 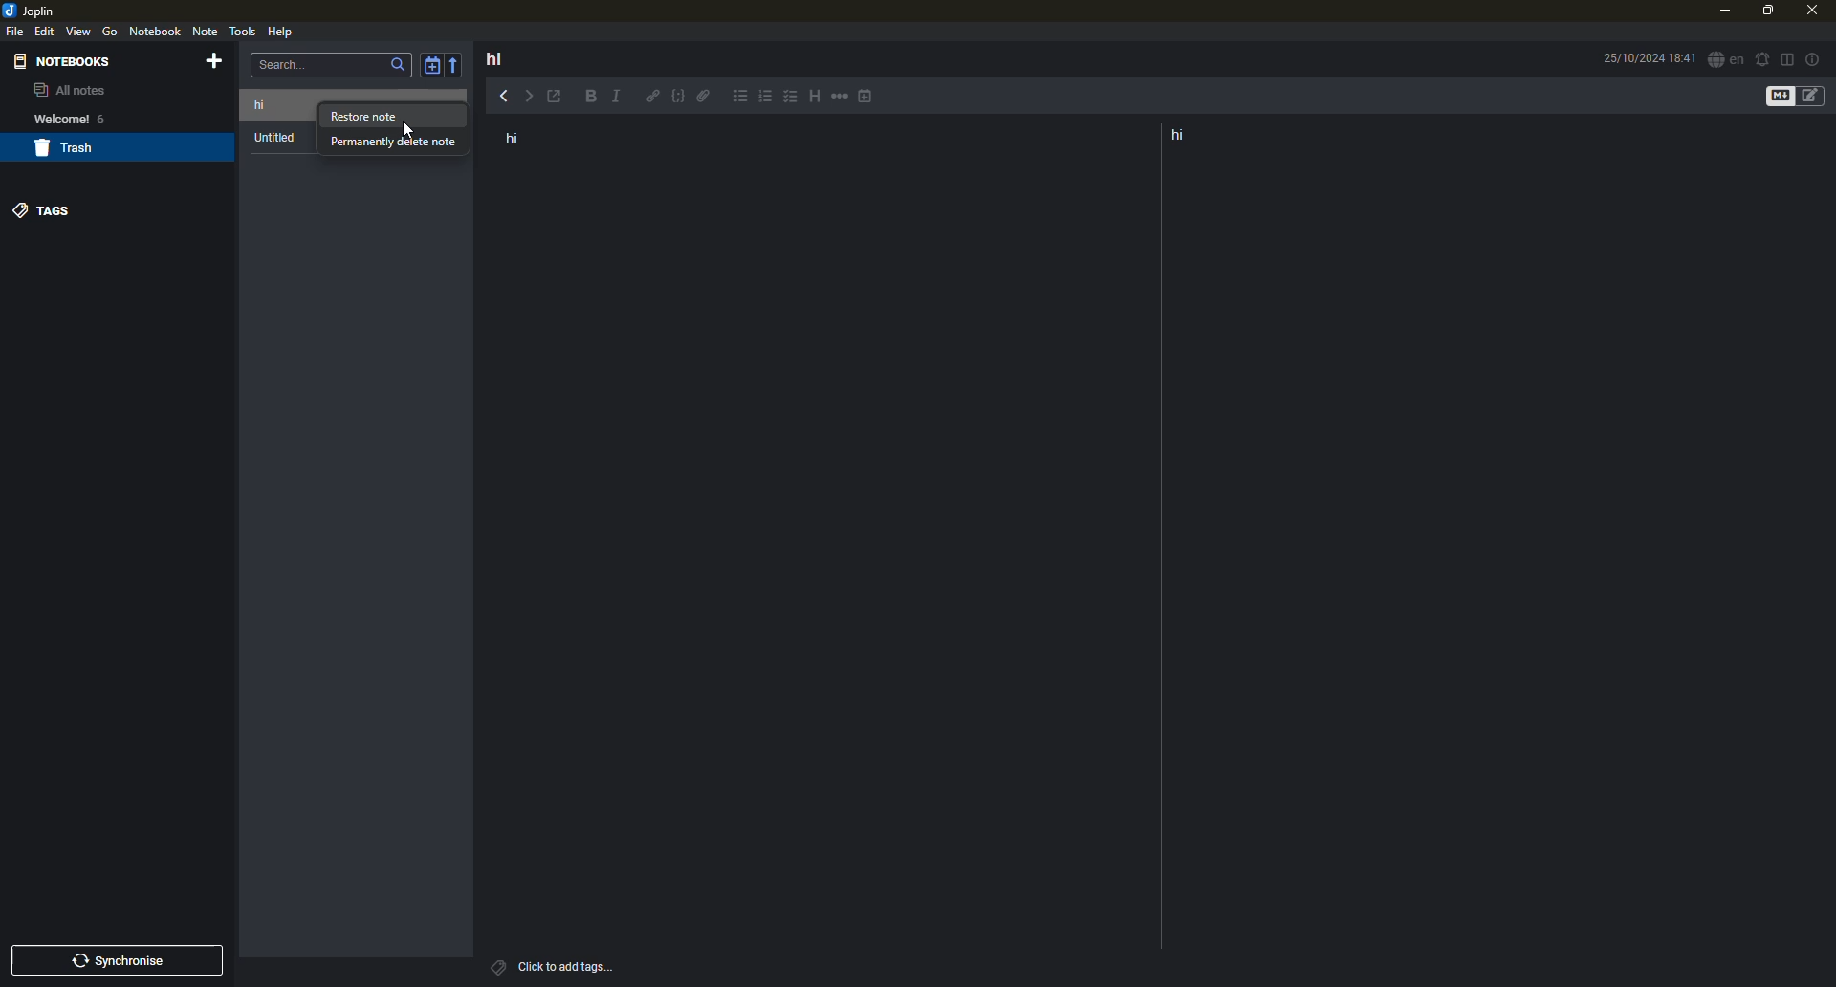 I want to click on bold, so click(x=588, y=98).